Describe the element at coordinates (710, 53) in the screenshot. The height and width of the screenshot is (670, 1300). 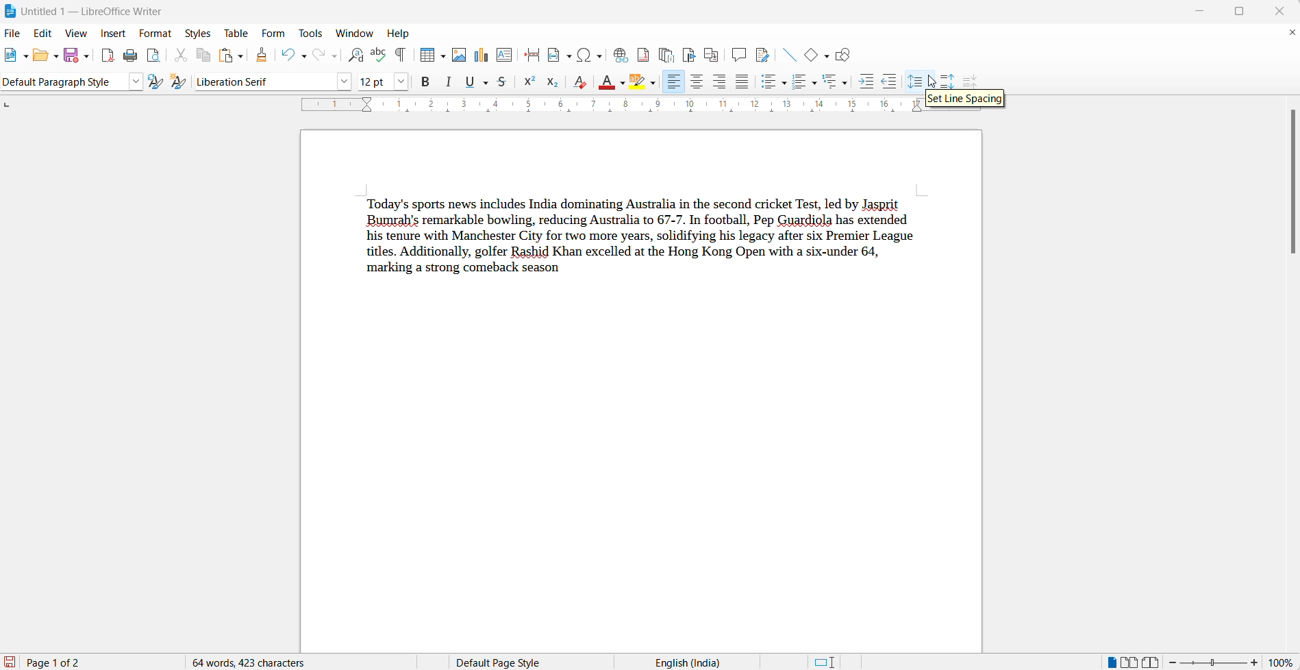
I see `insert cross-reference` at that location.